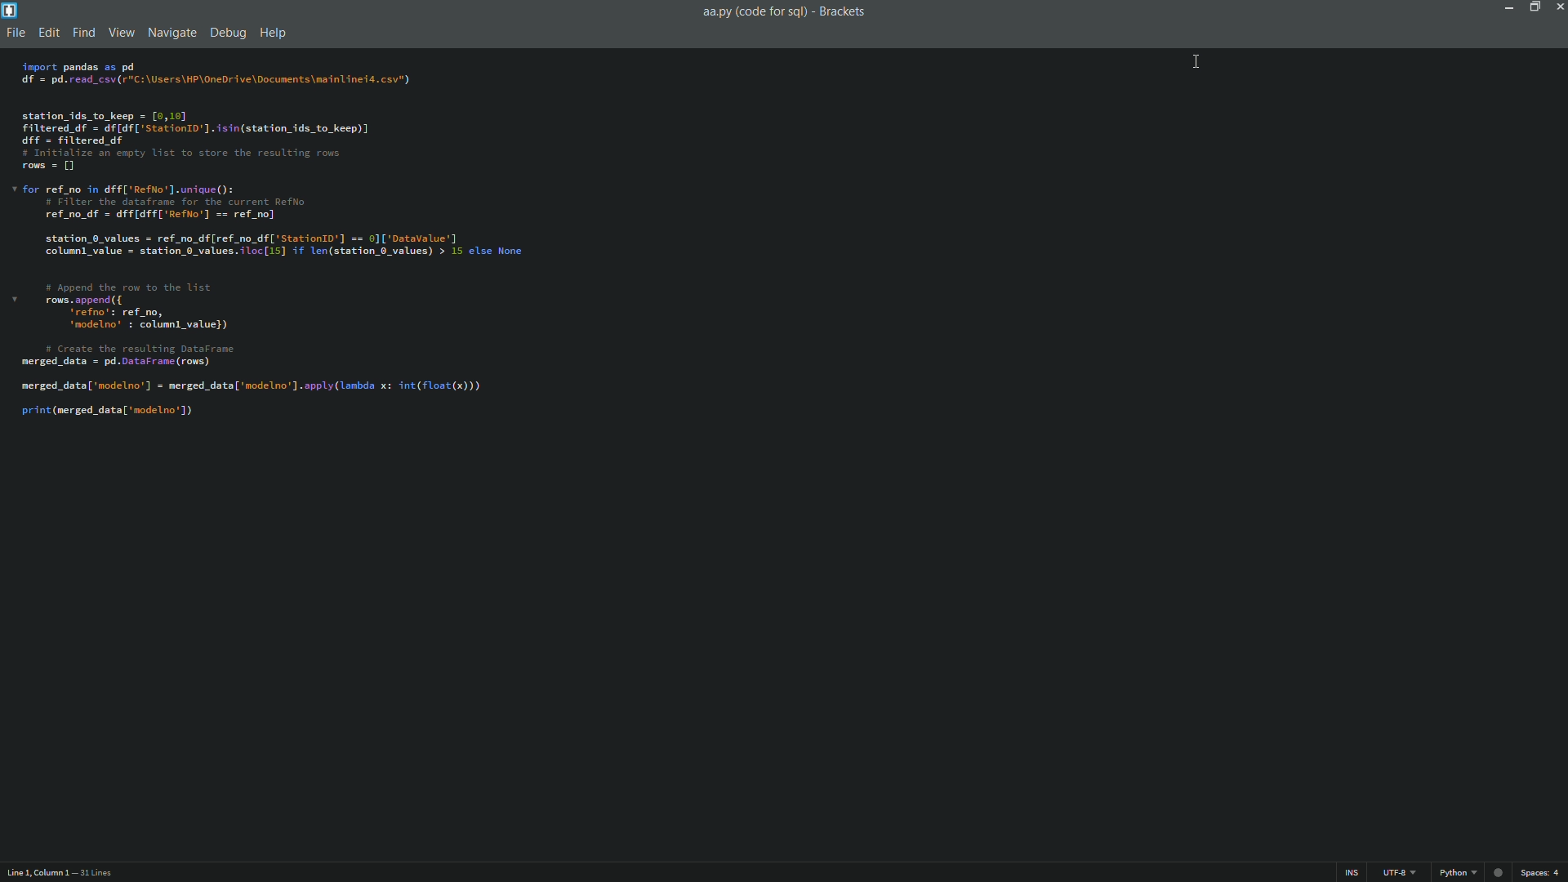 This screenshot has height=882, width=1568. What do you see at coordinates (1195, 62) in the screenshot?
I see `cursor` at bounding box center [1195, 62].